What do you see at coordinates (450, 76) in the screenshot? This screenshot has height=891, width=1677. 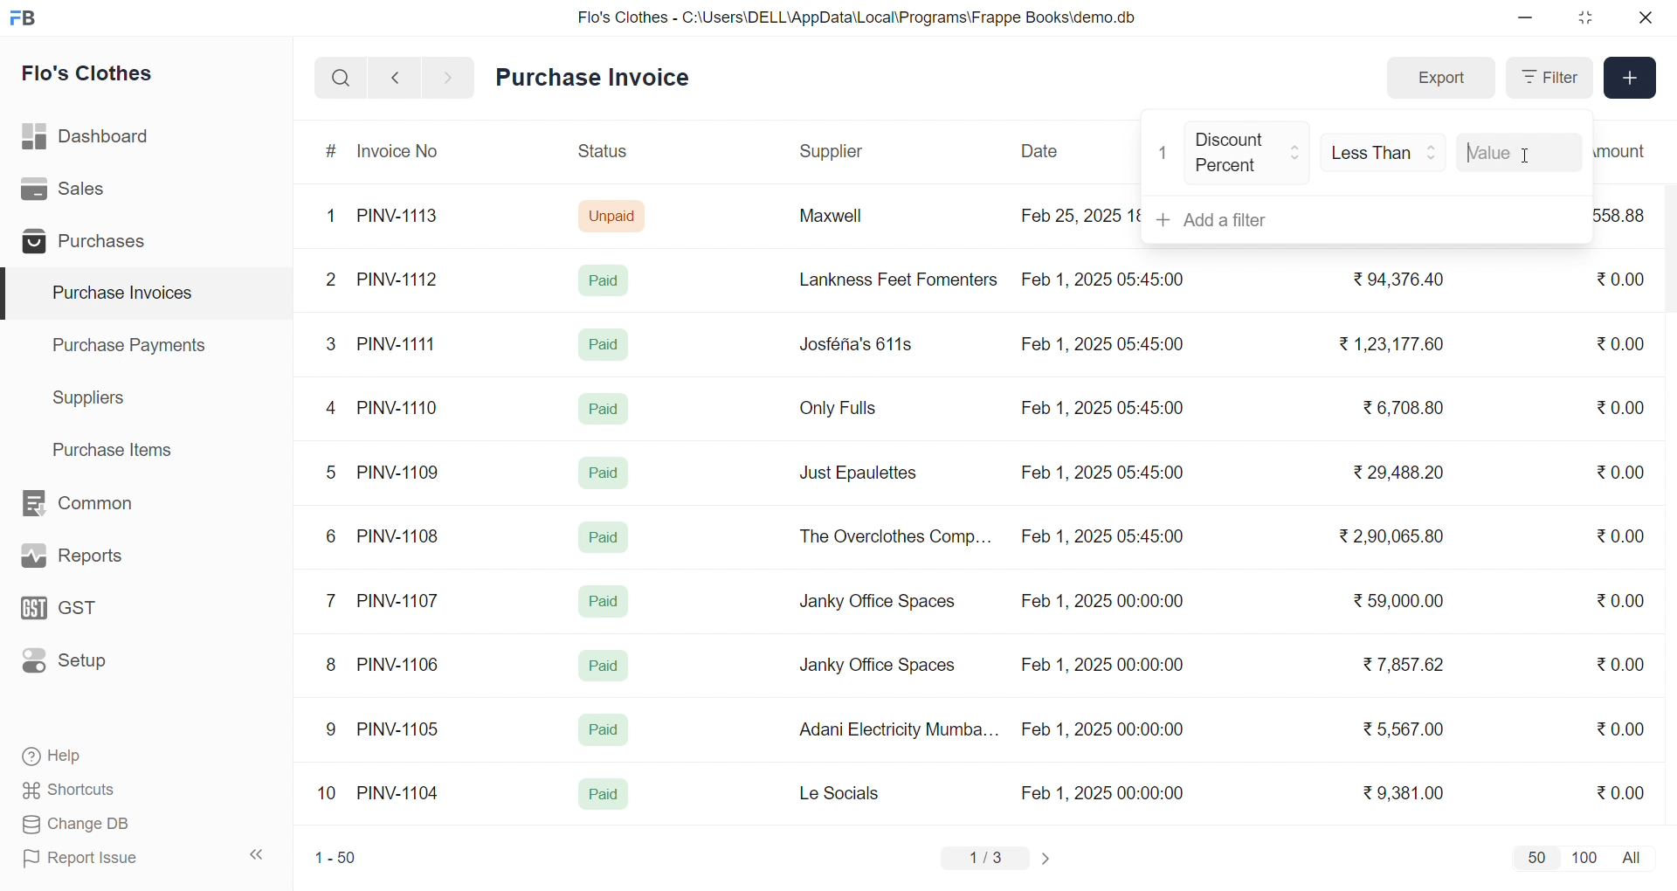 I see `navigate forward` at bounding box center [450, 76].